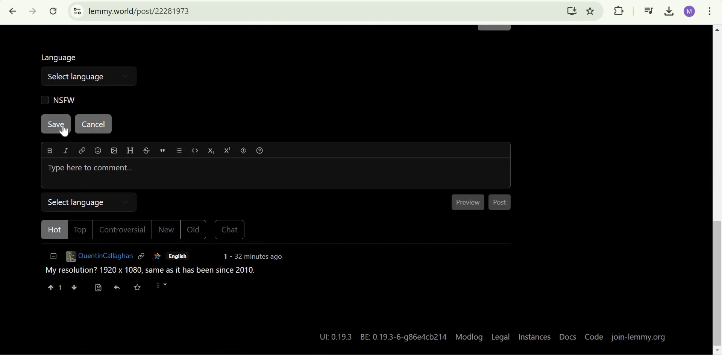  Describe the element at coordinates (253, 258) in the screenshot. I see `1 . 32 minutes ago` at that location.